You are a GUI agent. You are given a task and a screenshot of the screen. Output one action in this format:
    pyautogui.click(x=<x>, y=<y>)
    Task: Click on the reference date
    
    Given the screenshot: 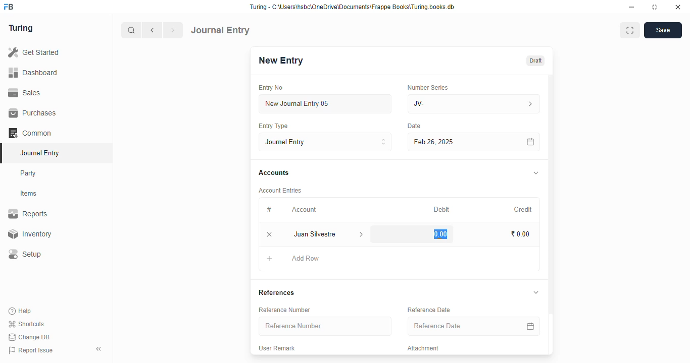 What is the action you would take?
    pyautogui.click(x=428, y=310)
    